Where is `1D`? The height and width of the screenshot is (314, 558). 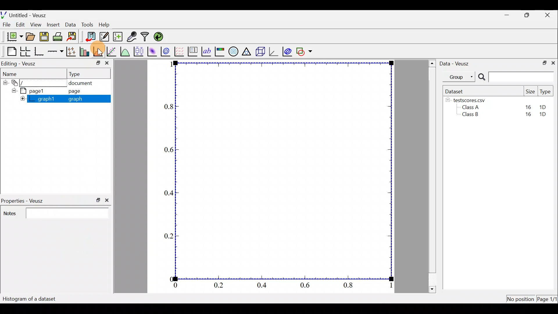
1D is located at coordinates (543, 107).